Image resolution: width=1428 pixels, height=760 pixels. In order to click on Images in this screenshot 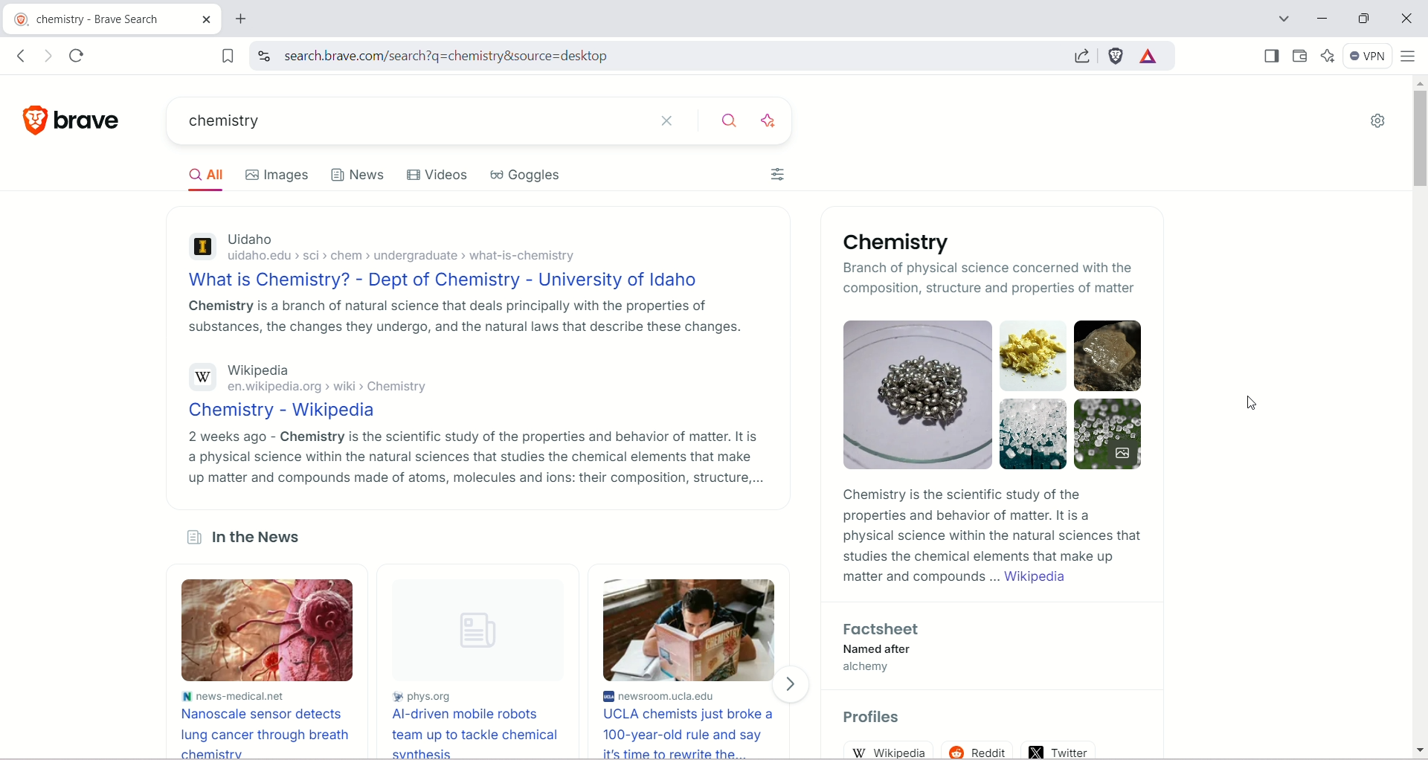, I will do `click(997, 393)`.